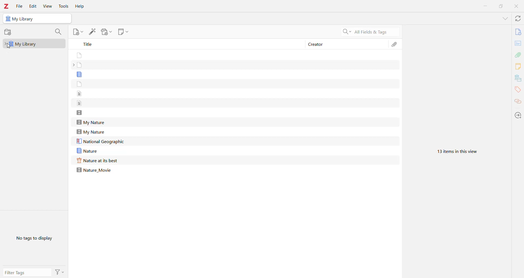 The height and width of the screenshot is (278, 524). What do you see at coordinates (33, 6) in the screenshot?
I see `Edit` at bounding box center [33, 6].